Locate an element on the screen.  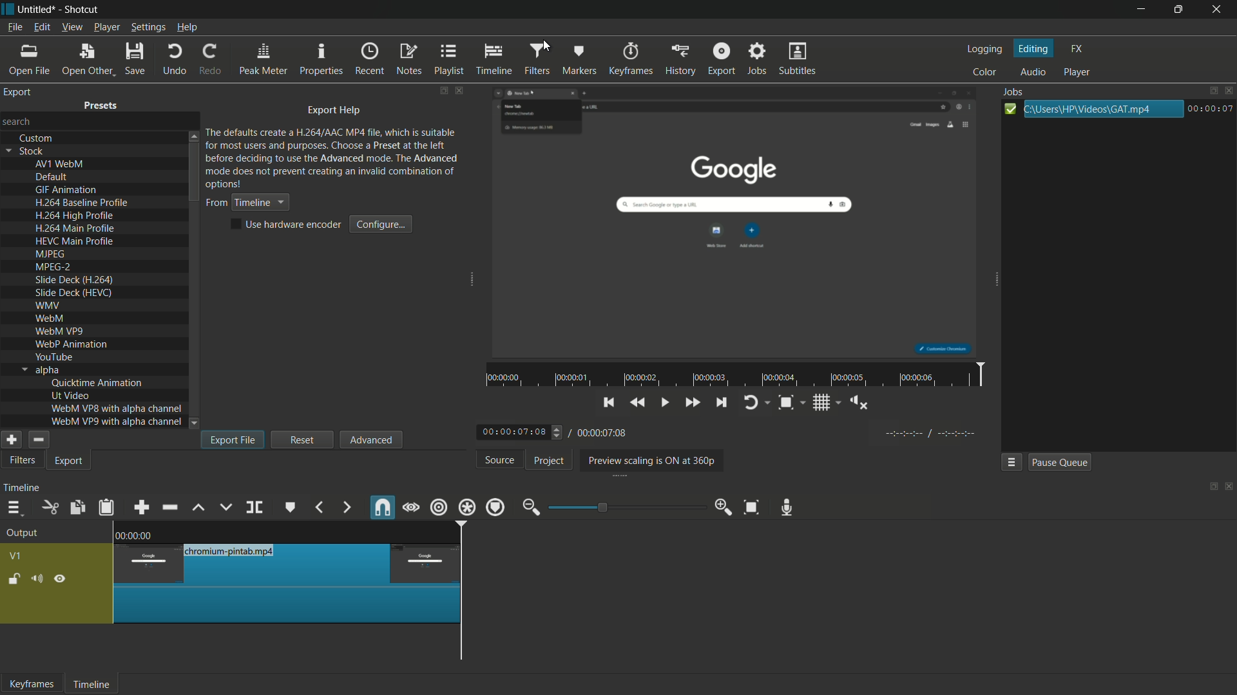
scroll bar is located at coordinates (577, 666).